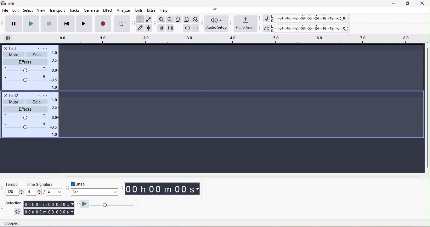  What do you see at coordinates (37, 54) in the screenshot?
I see `solo` at bounding box center [37, 54].